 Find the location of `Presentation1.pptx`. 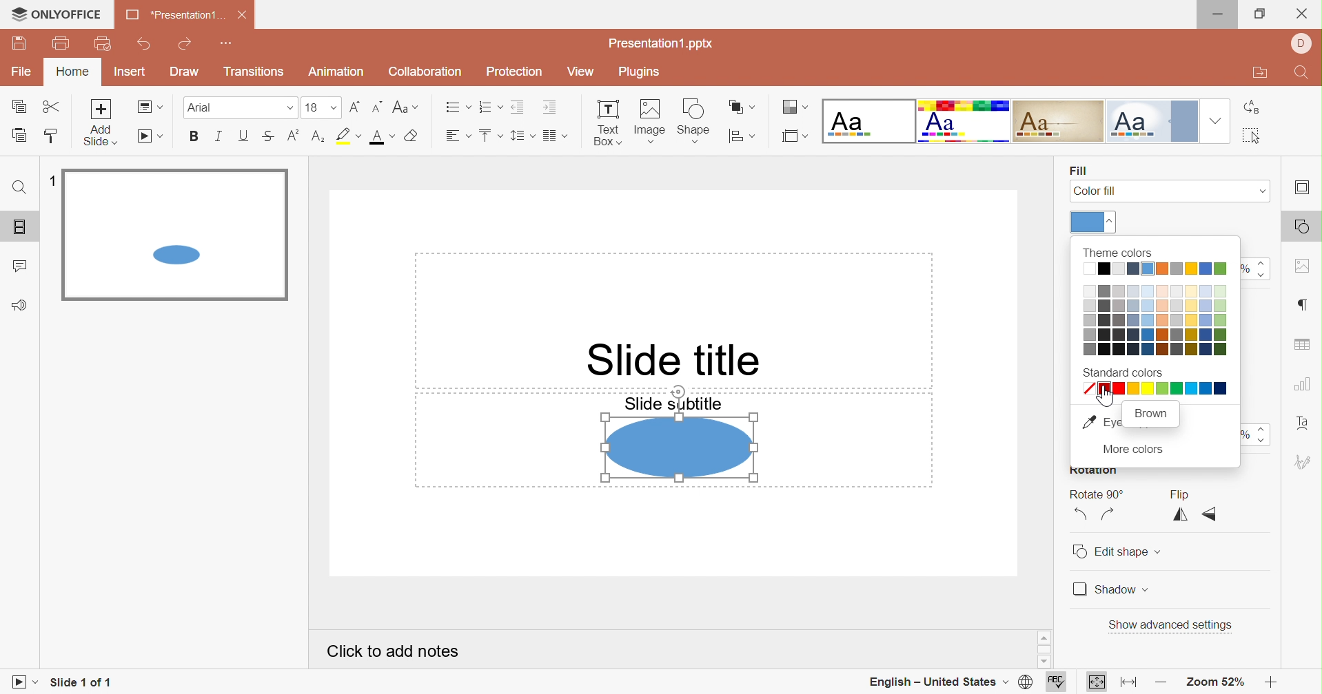

Presentation1.pptx is located at coordinates (662, 45).